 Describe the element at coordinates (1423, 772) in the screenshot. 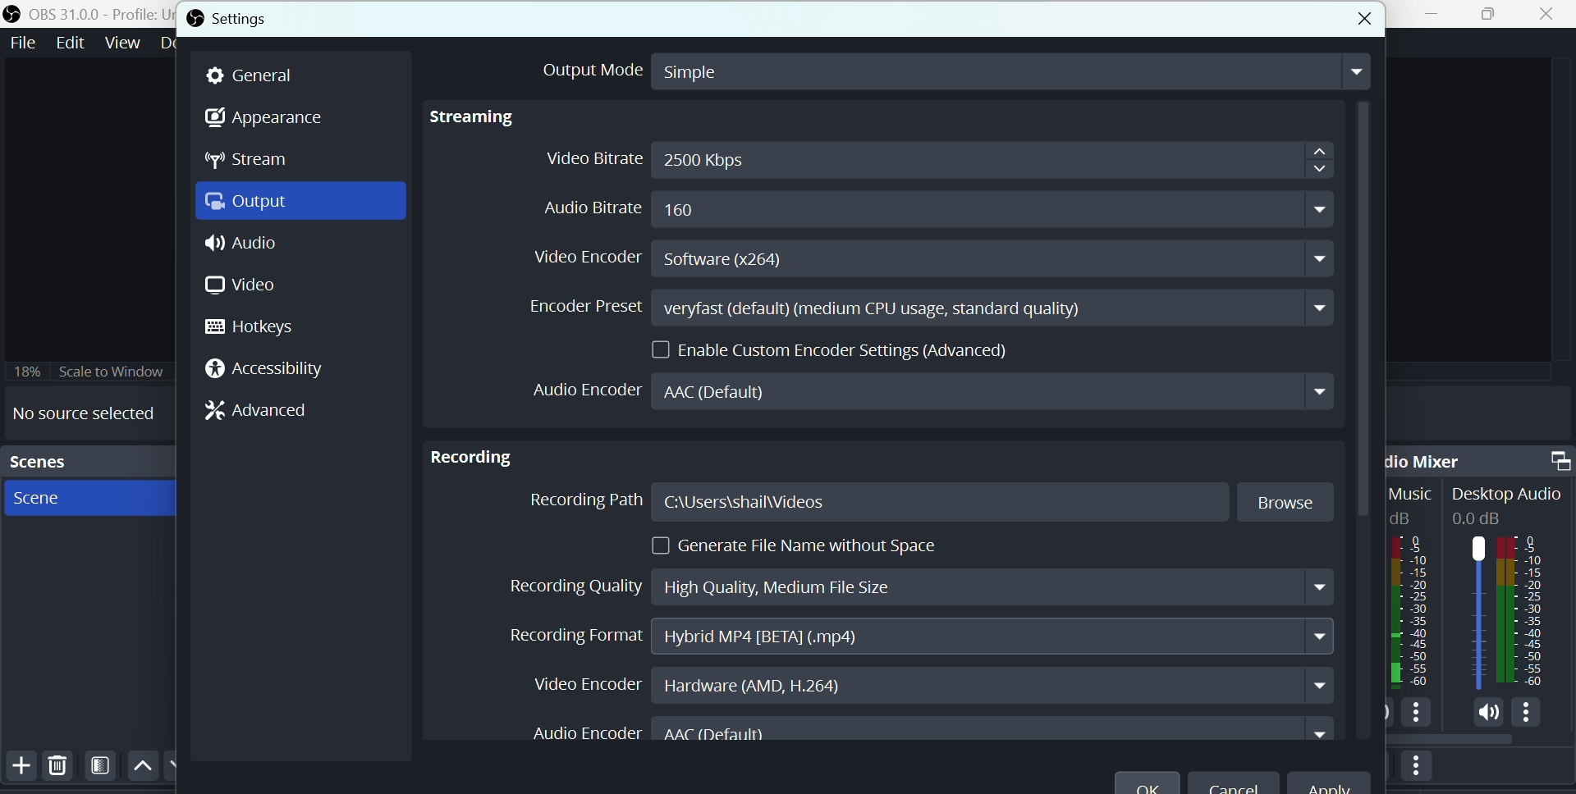

I see `More options` at that location.